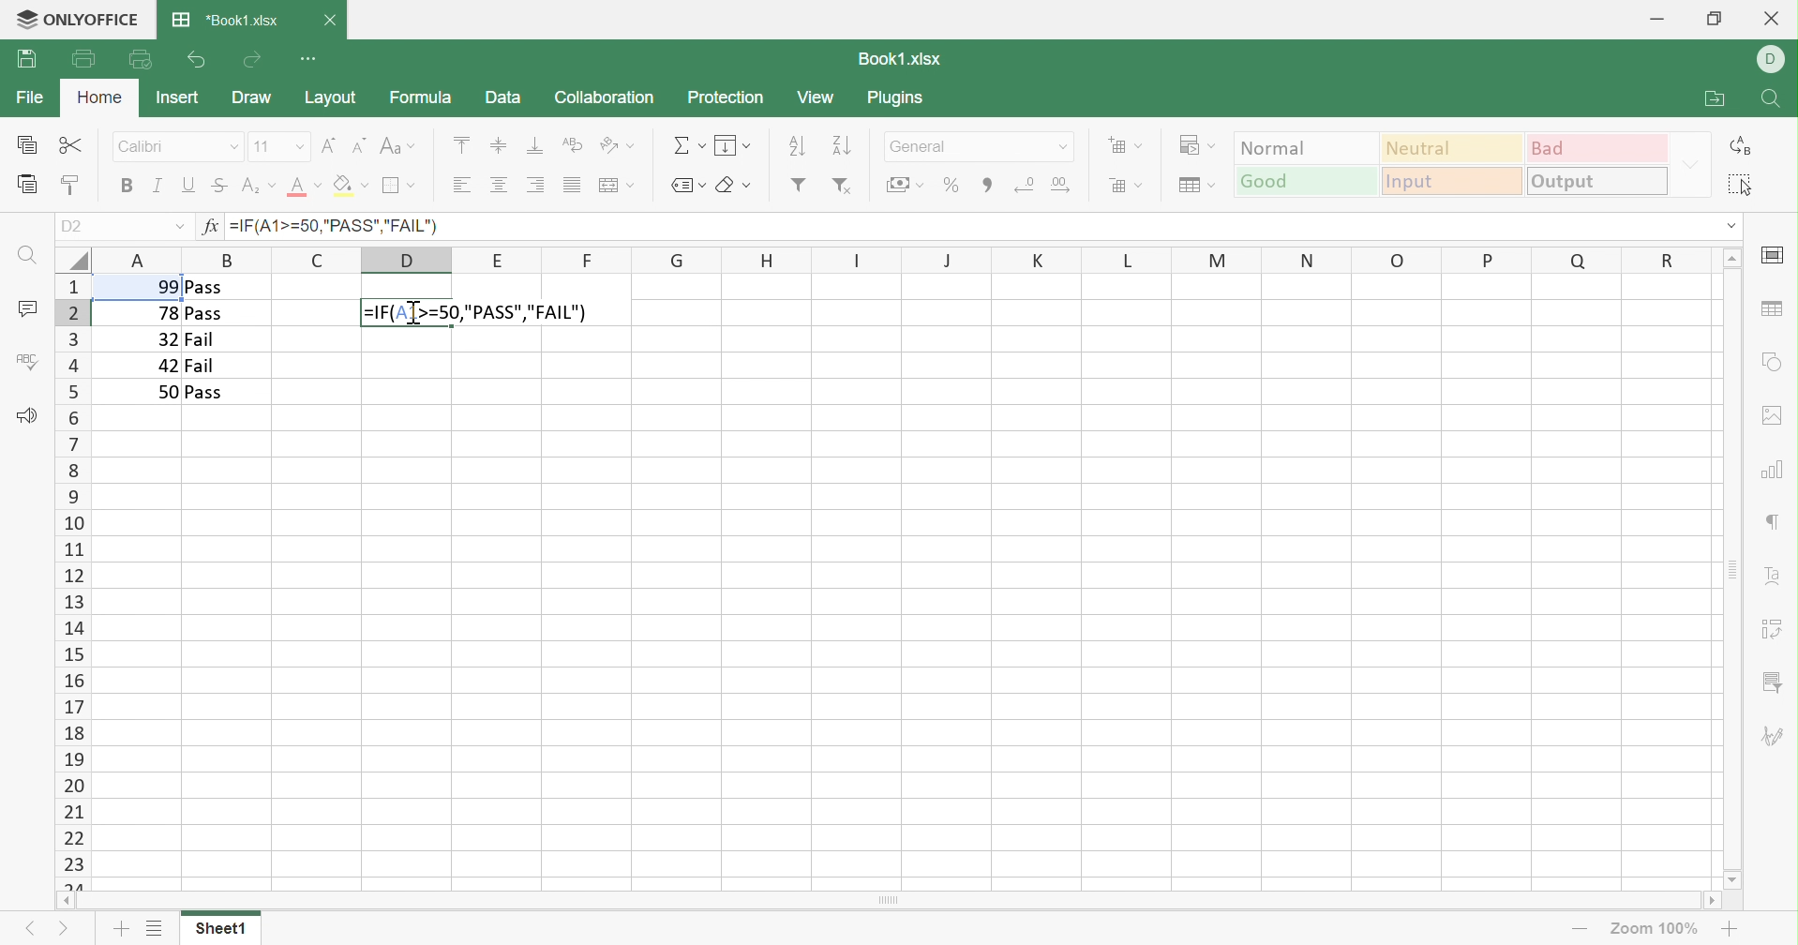 The image size is (1798, 945). What do you see at coordinates (844, 145) in the screenshot?
I see `Sort descending` at bounding box center [844, 145].